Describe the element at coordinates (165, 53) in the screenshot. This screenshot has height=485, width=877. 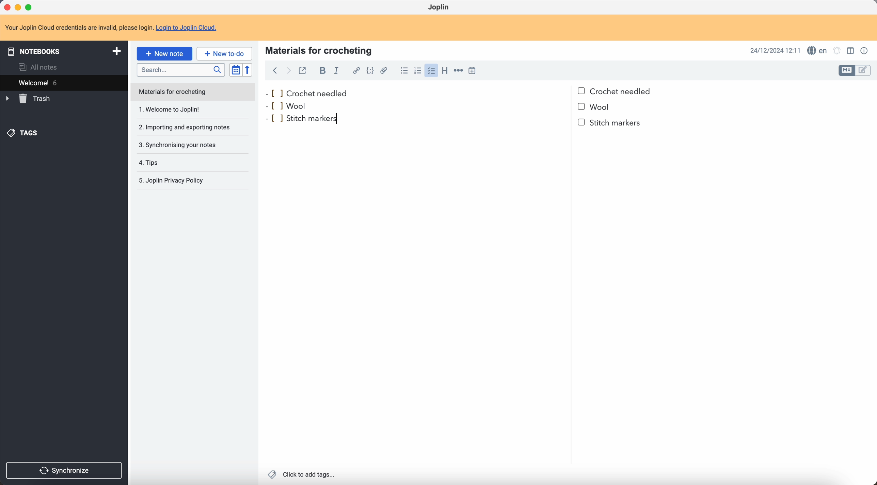
I see `click on new note` at that location.